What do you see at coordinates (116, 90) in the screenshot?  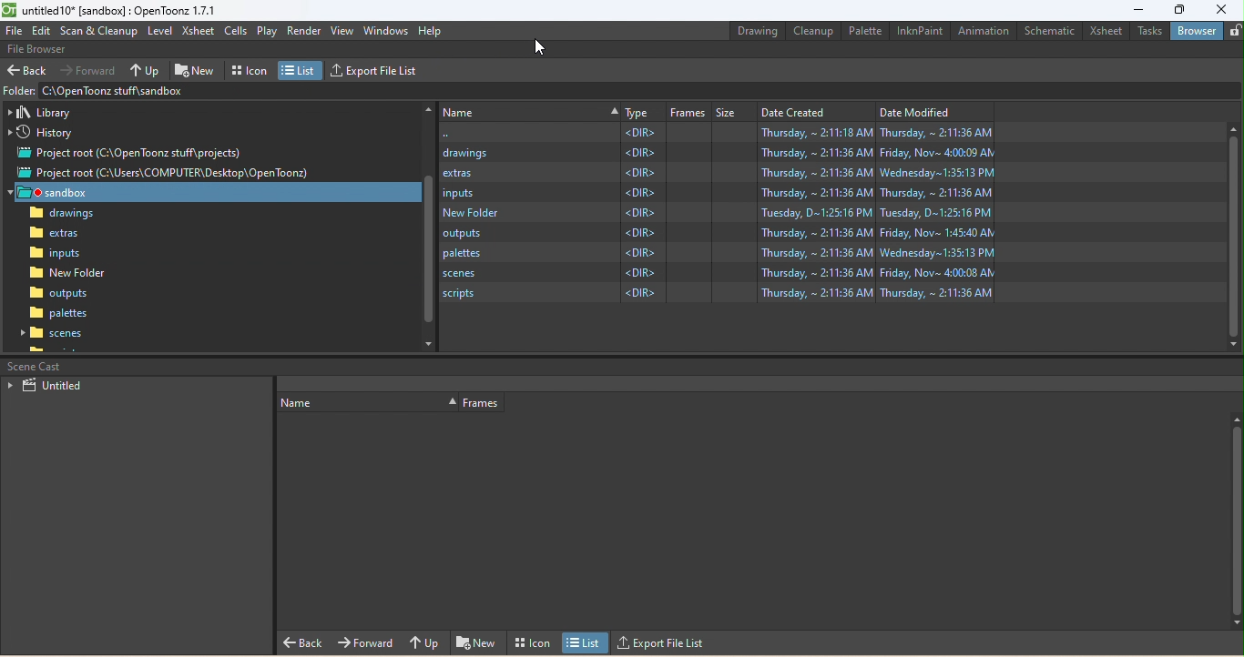 I see `Address bar` at bounding box center [116, 90].